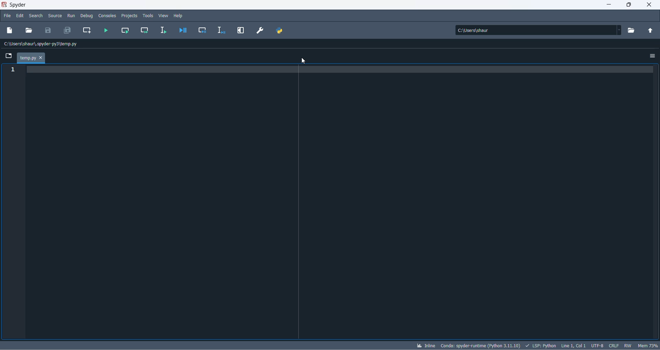  Describe the element at coordinates (125, 30) in the screenshot. I see `run current cell` at that location.